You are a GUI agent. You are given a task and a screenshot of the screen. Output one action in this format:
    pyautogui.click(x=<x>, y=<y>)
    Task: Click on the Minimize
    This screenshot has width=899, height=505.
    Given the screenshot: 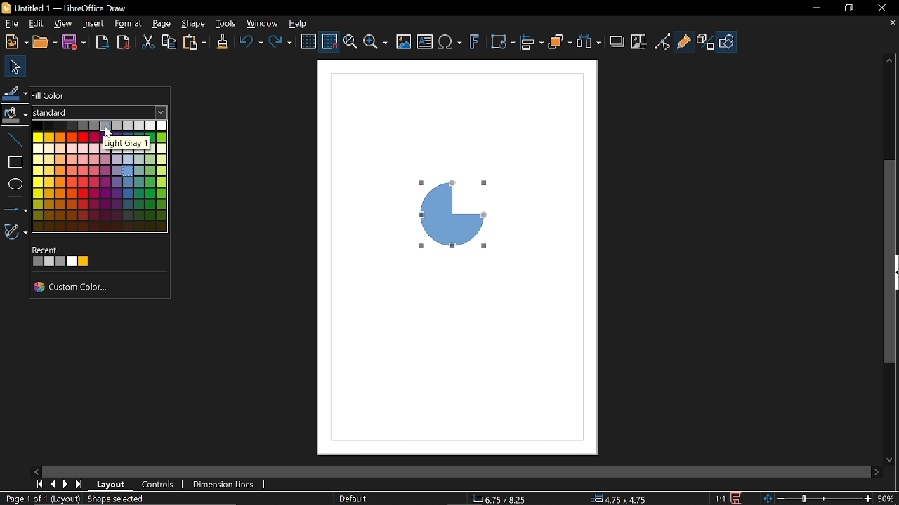 What is the action you would take?
    pyautogui.click(x=816, y=9)
    